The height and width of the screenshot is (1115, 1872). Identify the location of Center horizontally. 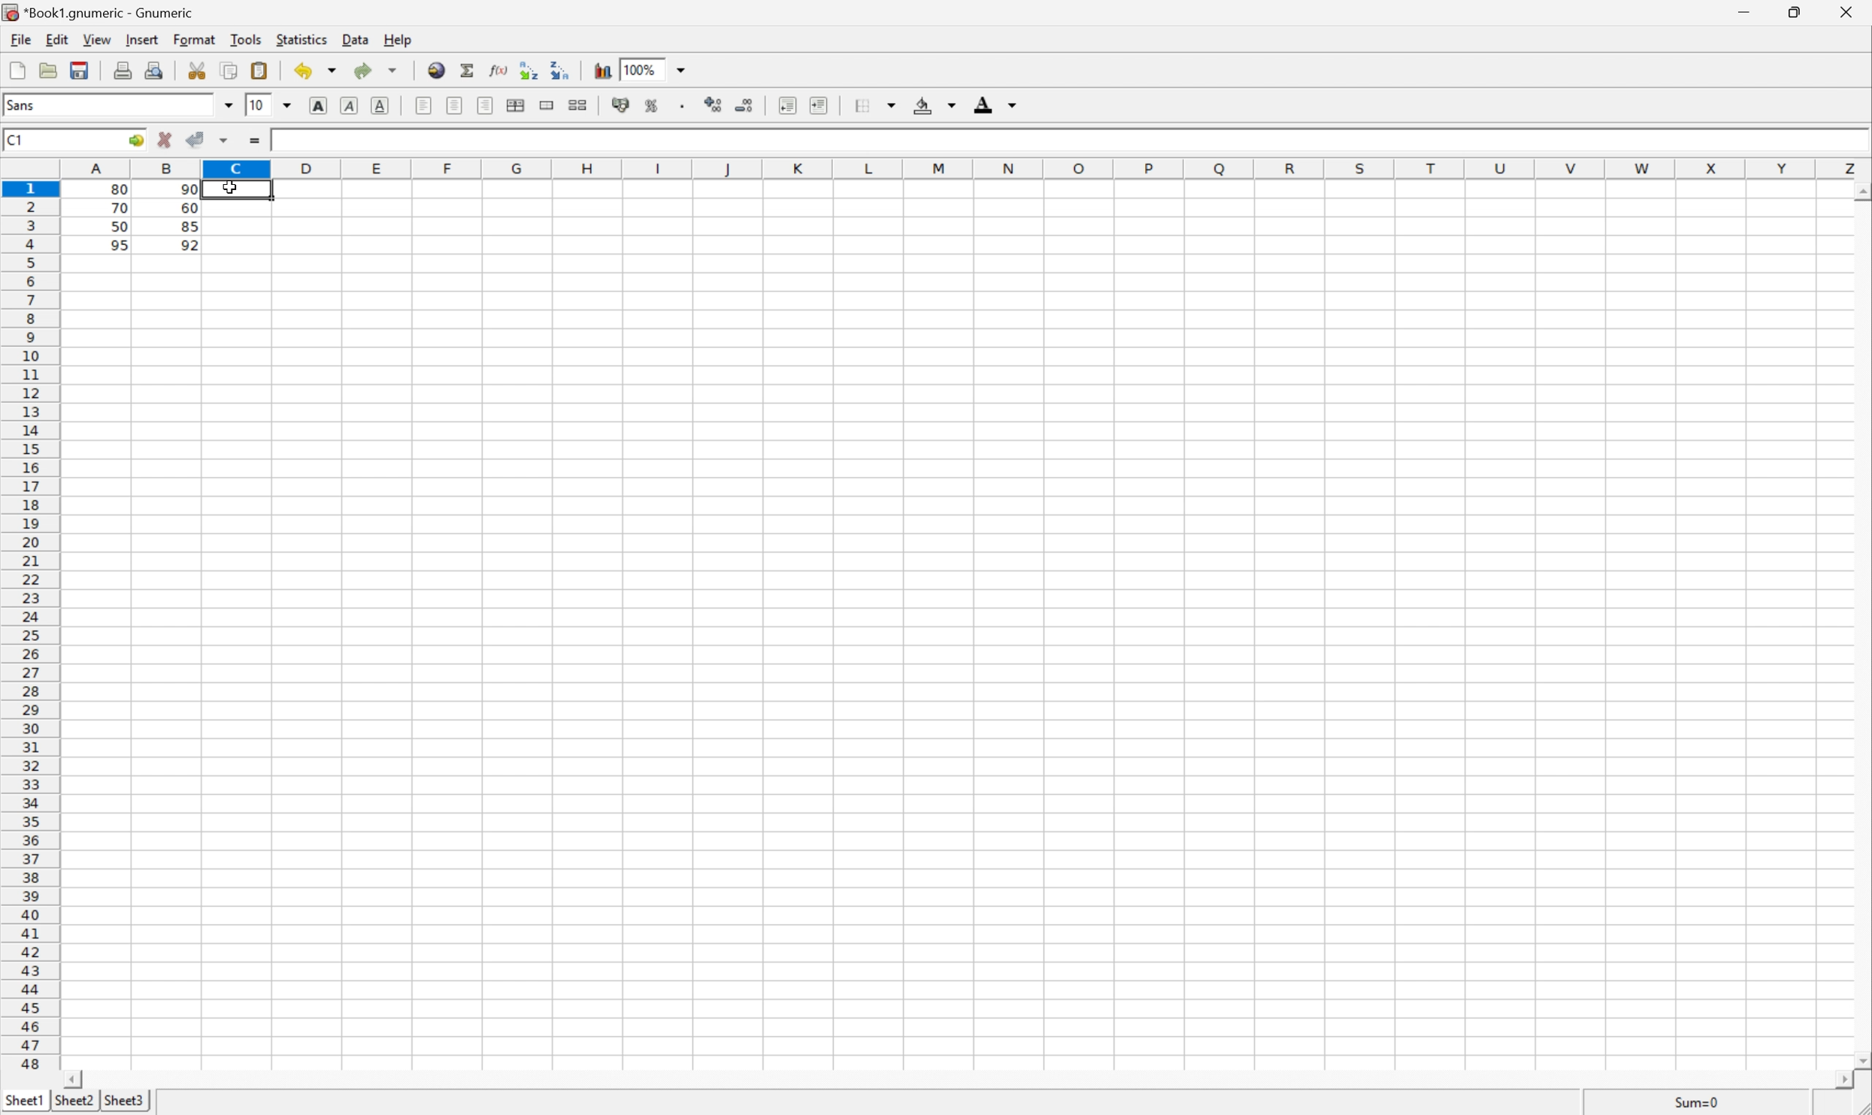
(456, 106).